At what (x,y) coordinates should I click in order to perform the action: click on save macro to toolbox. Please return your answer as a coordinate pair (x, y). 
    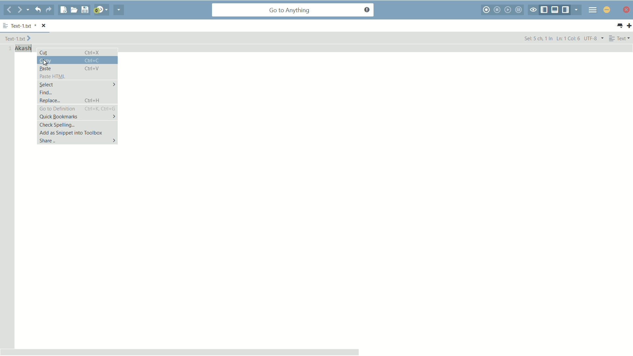
    Looking at the image, I should click on (520, 10).